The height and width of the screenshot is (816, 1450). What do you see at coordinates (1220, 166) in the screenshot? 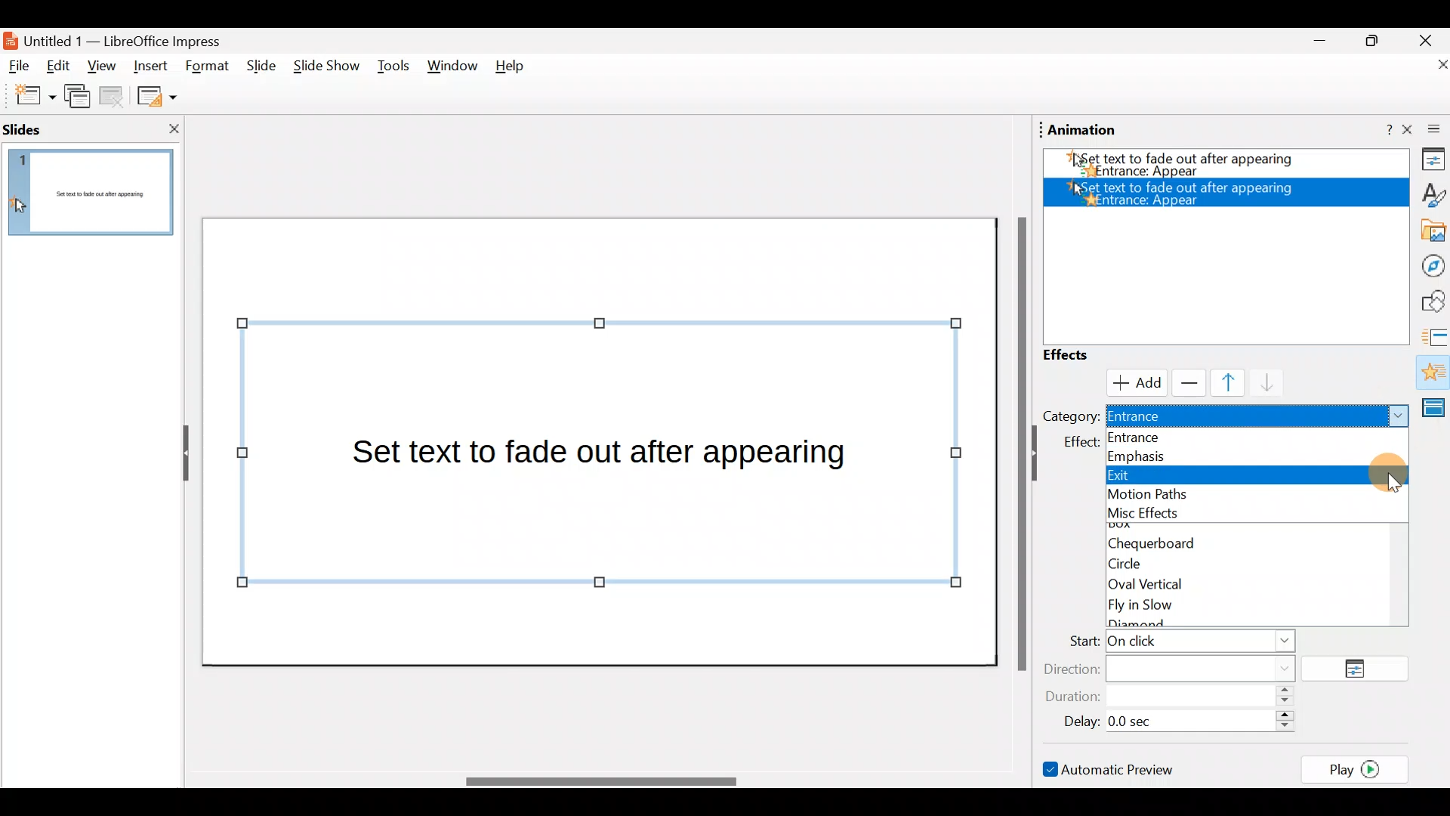
I see `Appear effect added` at bounding box center [1220, 166].